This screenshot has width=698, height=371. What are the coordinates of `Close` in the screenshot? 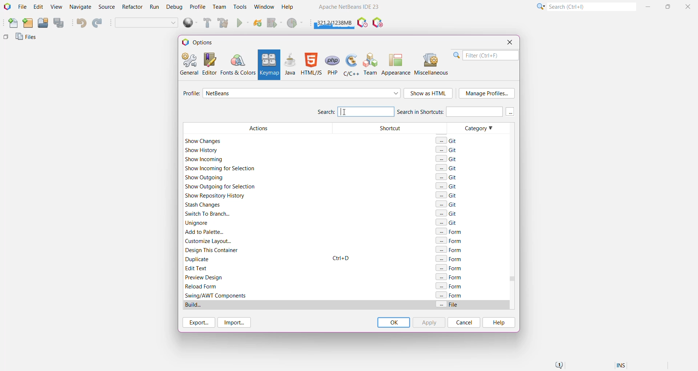 It's located at (689, 6).